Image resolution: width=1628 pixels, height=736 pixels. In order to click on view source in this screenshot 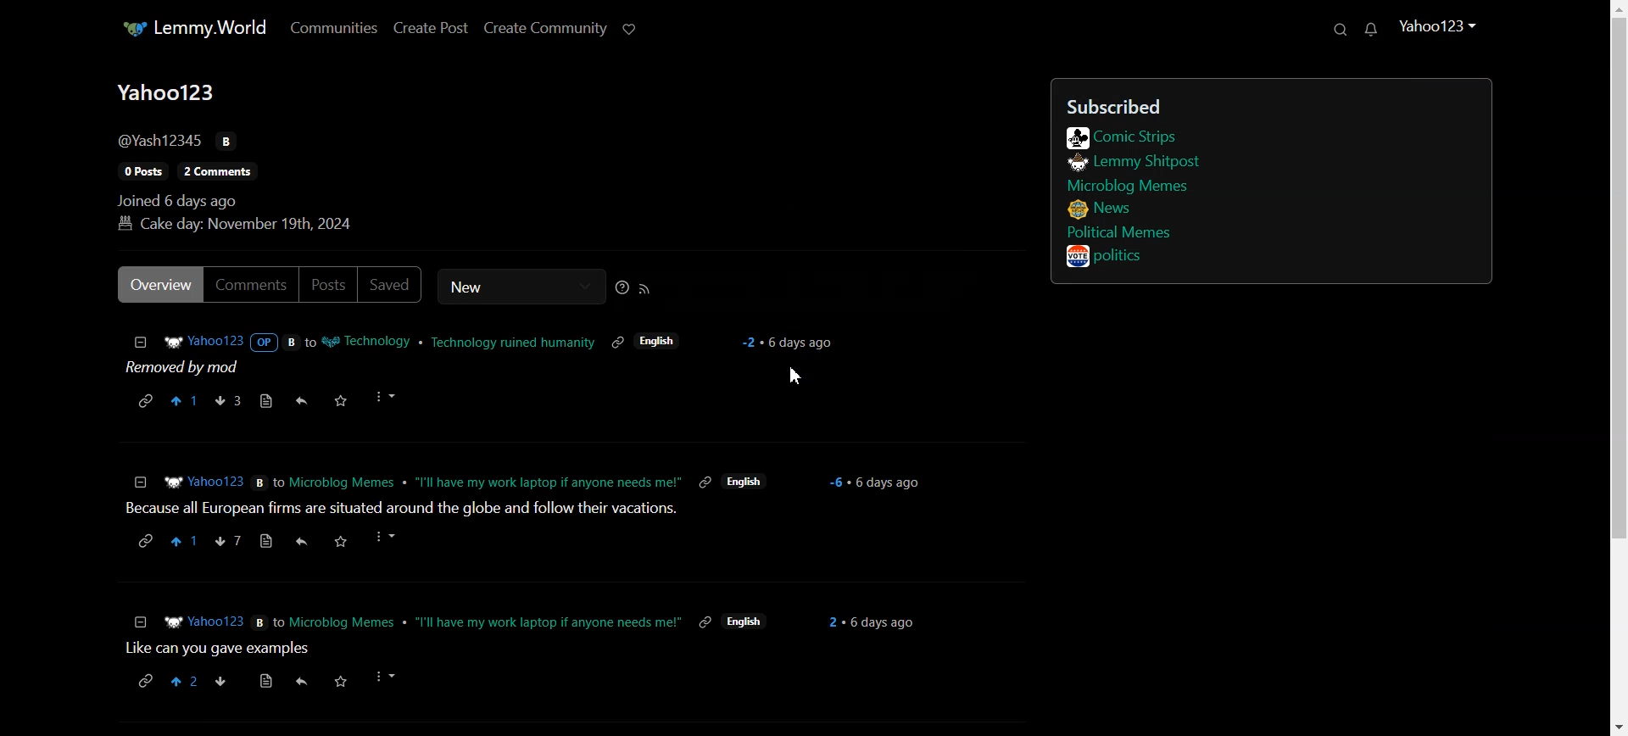, I will do `click(266, 543)`.